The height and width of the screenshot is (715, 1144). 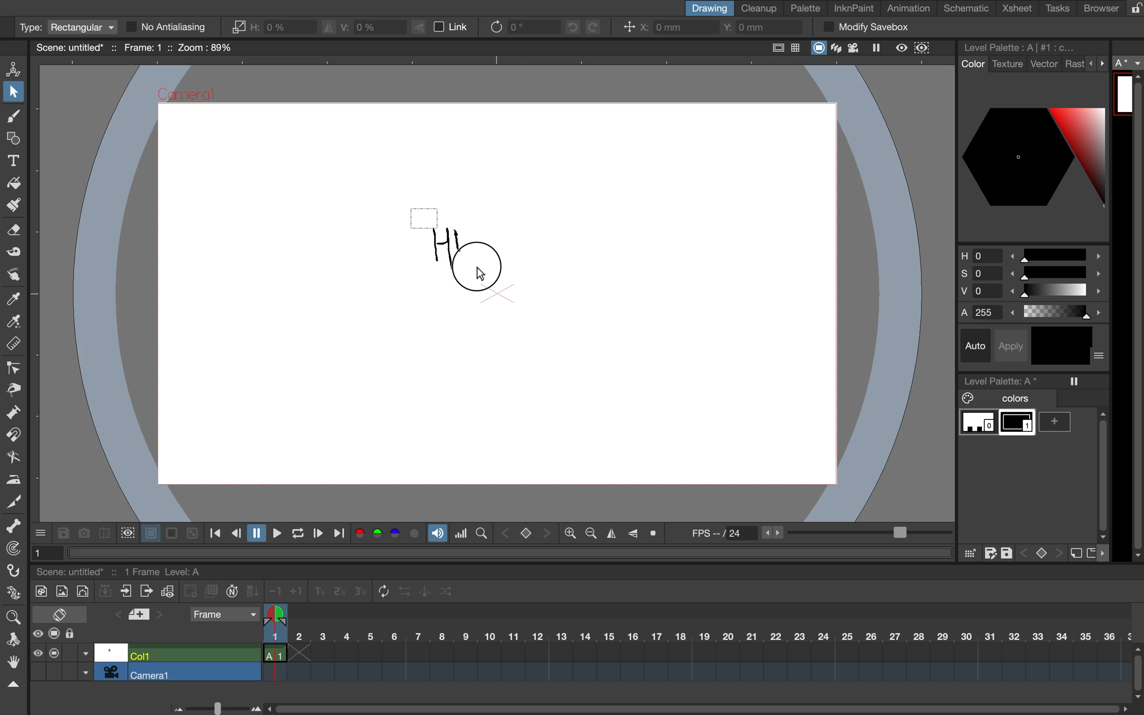 What do you see at coordinates (216, 534) in the screenshot?
I see `first frame` at bounding box center [216, 534].